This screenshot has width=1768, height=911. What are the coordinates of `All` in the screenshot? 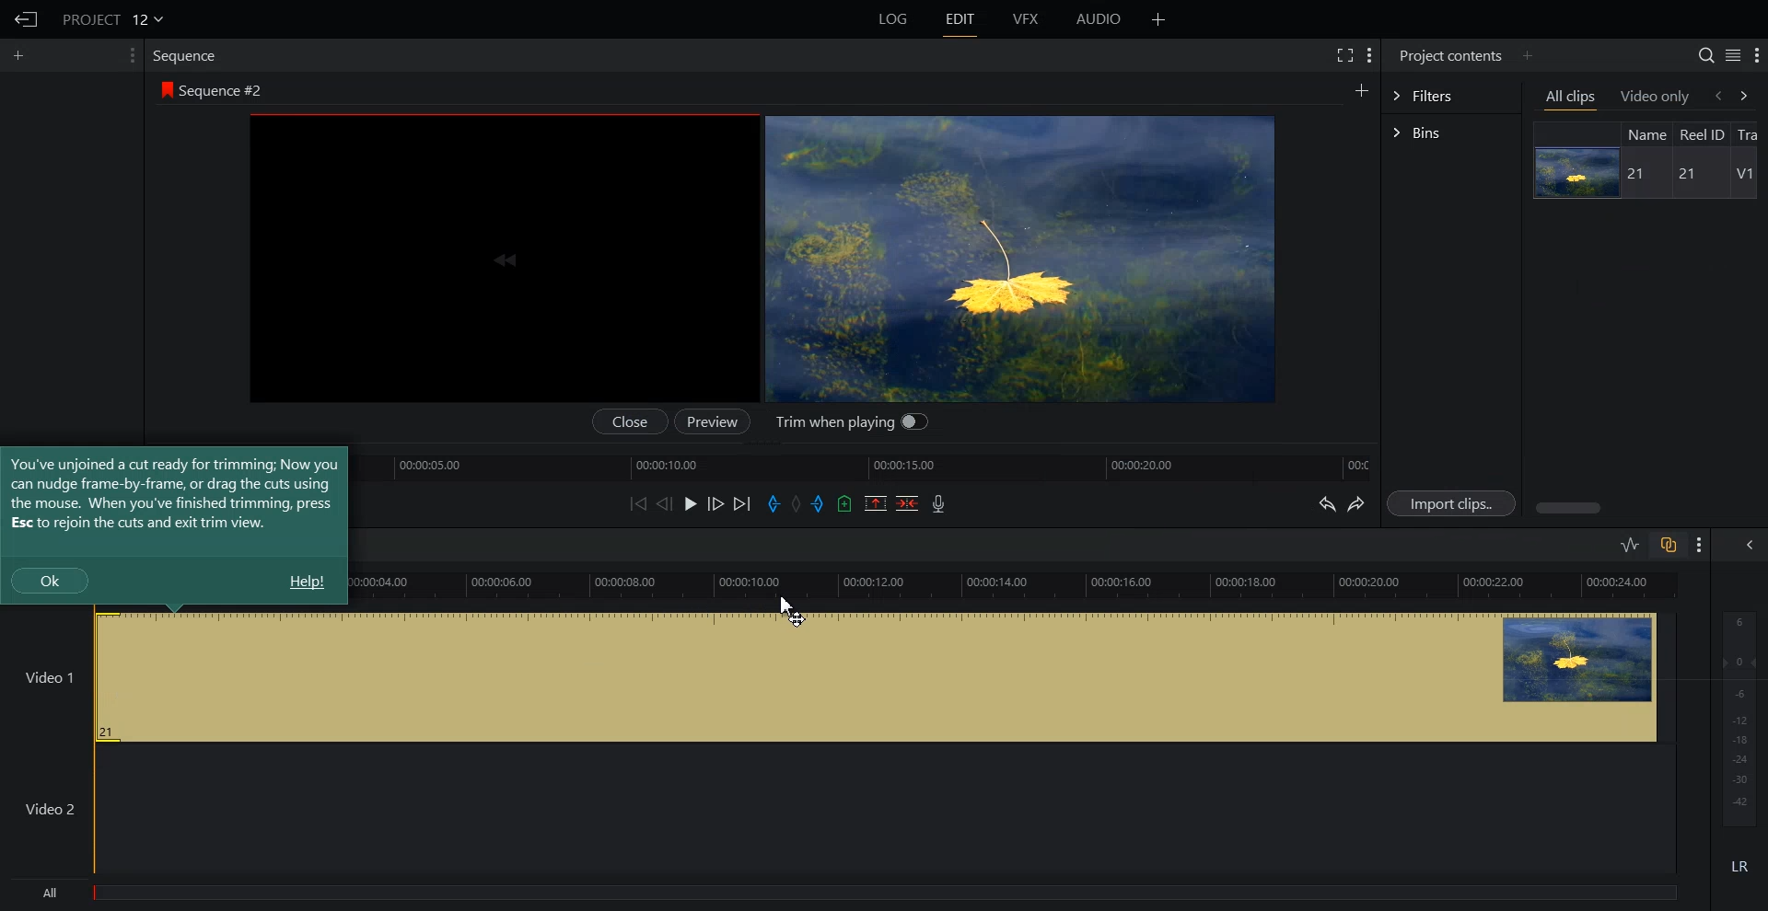 It's located at (846, 894).